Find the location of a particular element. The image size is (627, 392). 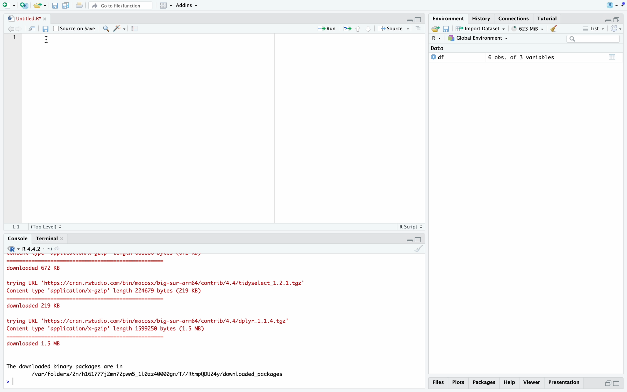

Open new file is located at coordinates (9, 5).